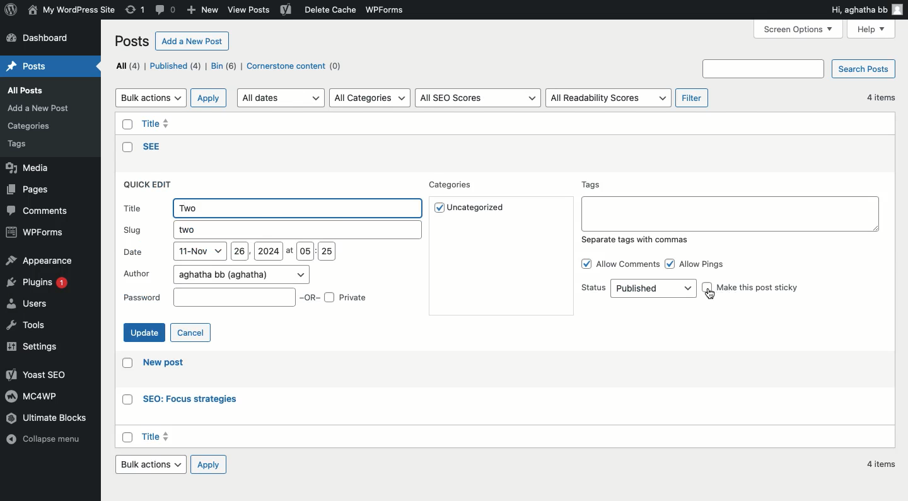  I want to click on Comments, so click(40, 211).